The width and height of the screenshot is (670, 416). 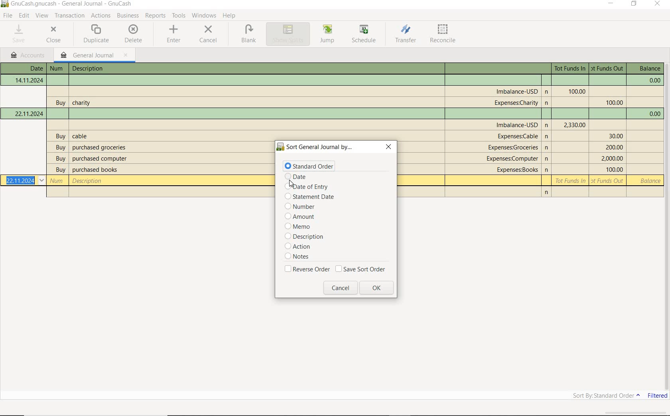 What do you see at coordinates (128, 16) in the screenshot?
I see `BUSINESS` at bounding box center [128, 16].